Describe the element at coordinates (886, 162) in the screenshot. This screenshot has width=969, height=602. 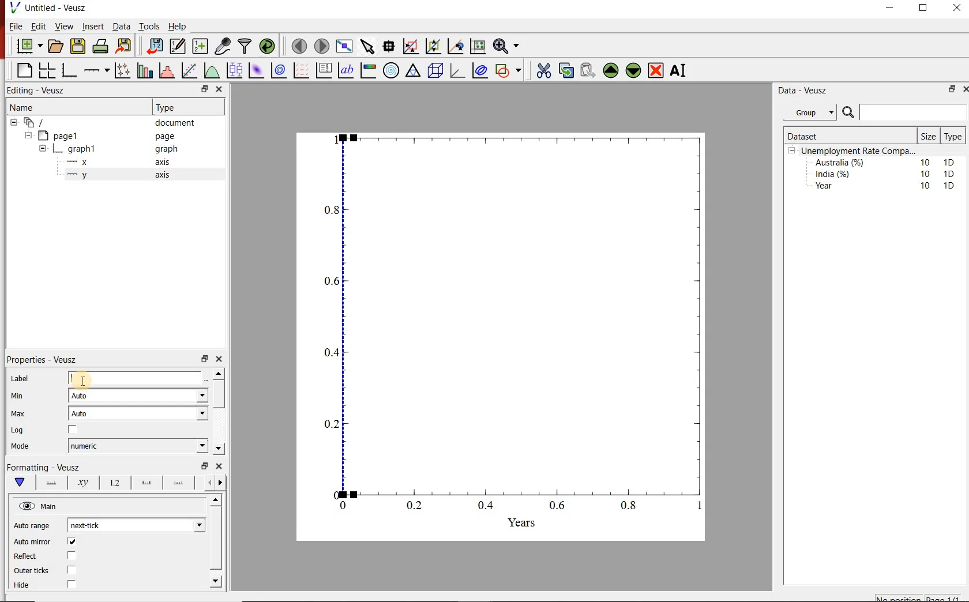
I see `Australia (%) 10 1D` at that location.